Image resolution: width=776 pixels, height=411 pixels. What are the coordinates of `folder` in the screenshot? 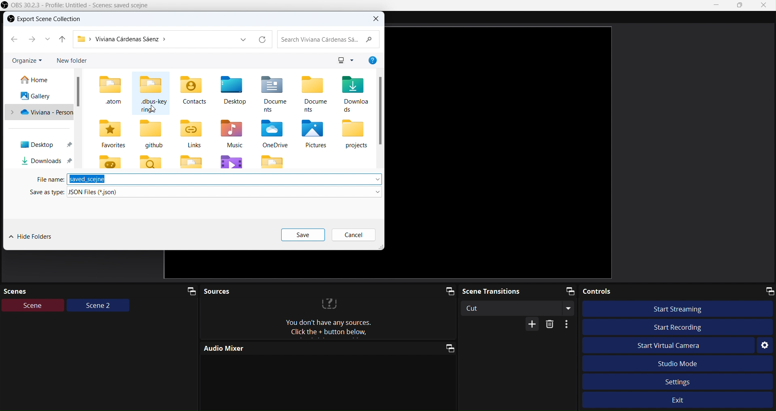 It's located at (231, 161).